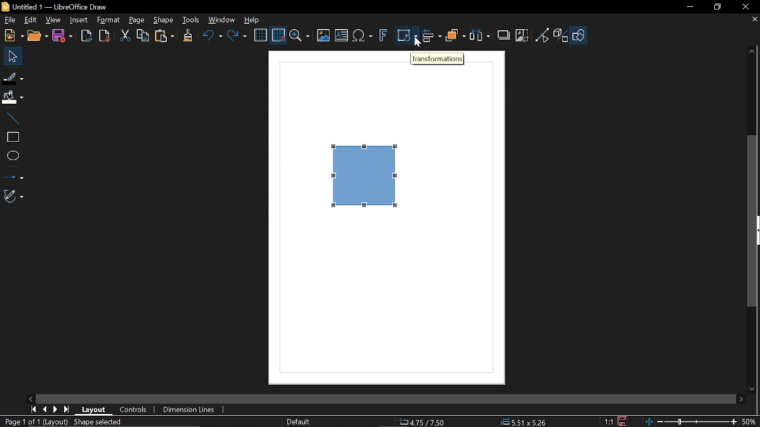  I want to click on Redo, so click(236, 37).